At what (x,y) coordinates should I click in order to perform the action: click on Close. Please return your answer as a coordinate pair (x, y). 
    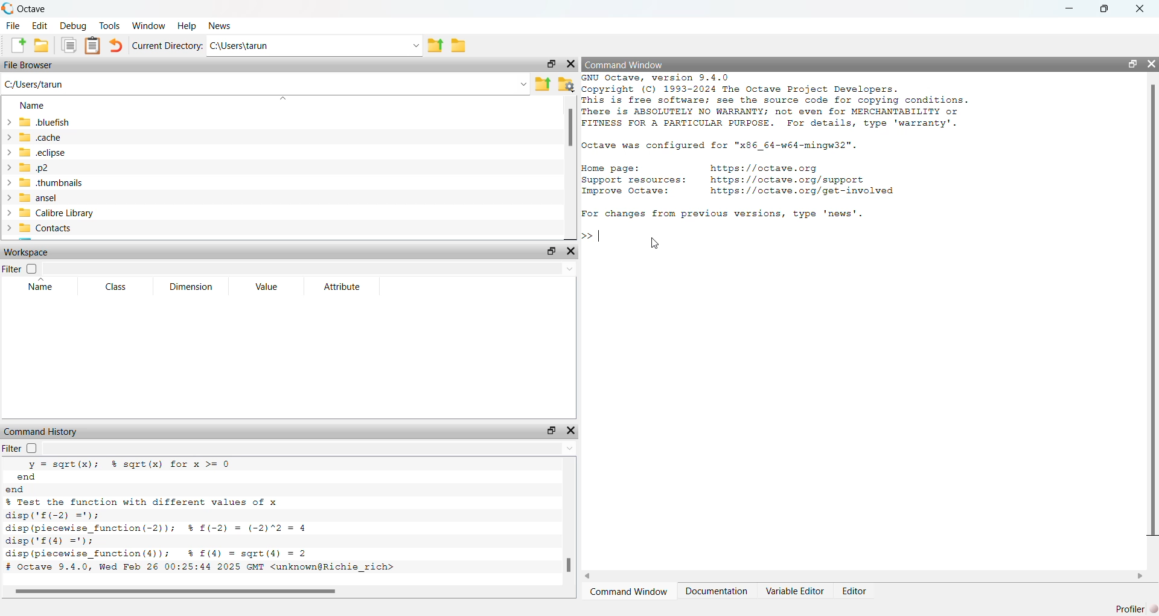
    Looking at the image, I should click on (575, 252).